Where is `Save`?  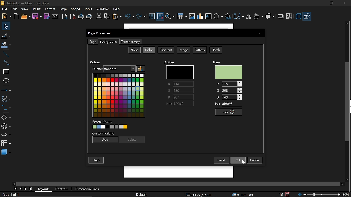
Save is located at coordinates (37, 17).